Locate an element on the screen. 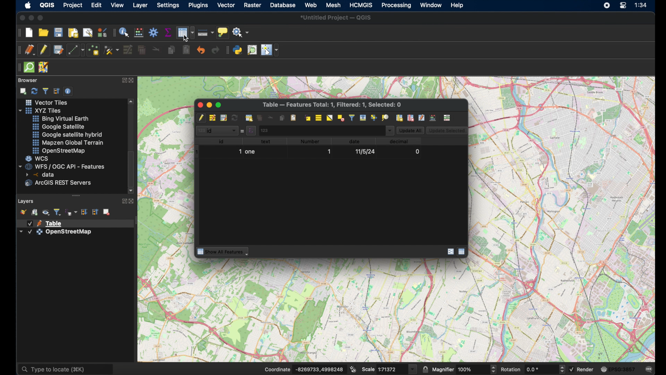 The height and width of the screenshot is (375, 666). rotation value is located at coordinates (540, 369).